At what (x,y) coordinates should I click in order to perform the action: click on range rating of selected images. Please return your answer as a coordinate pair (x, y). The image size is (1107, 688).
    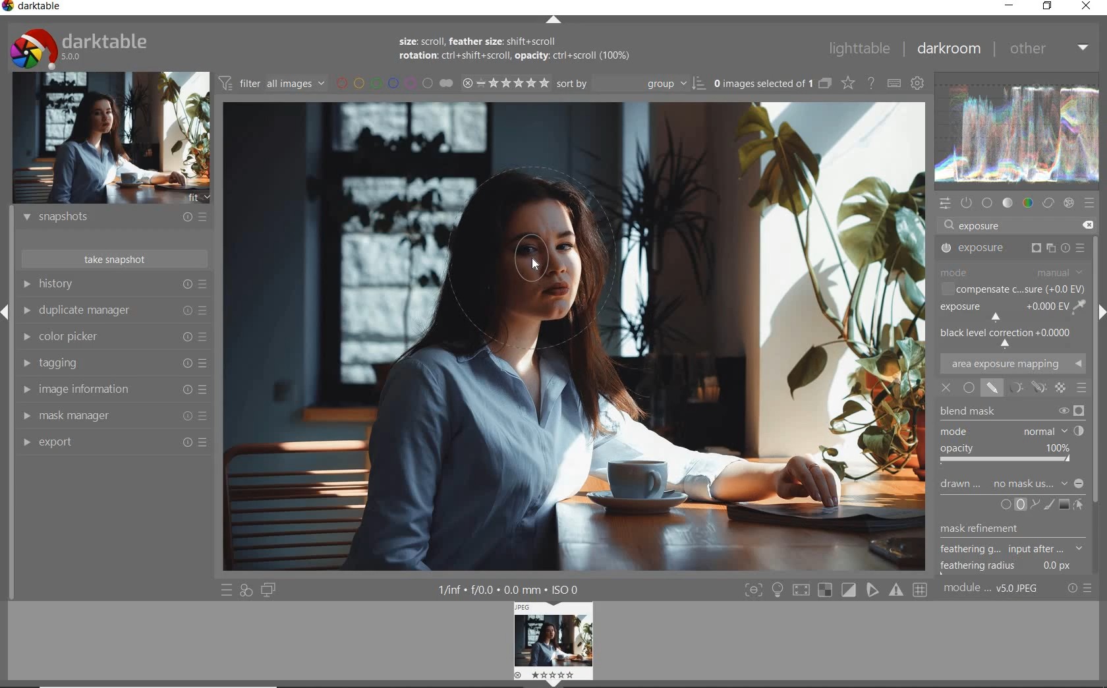
    Looking at the image, I should click on (505, 83).